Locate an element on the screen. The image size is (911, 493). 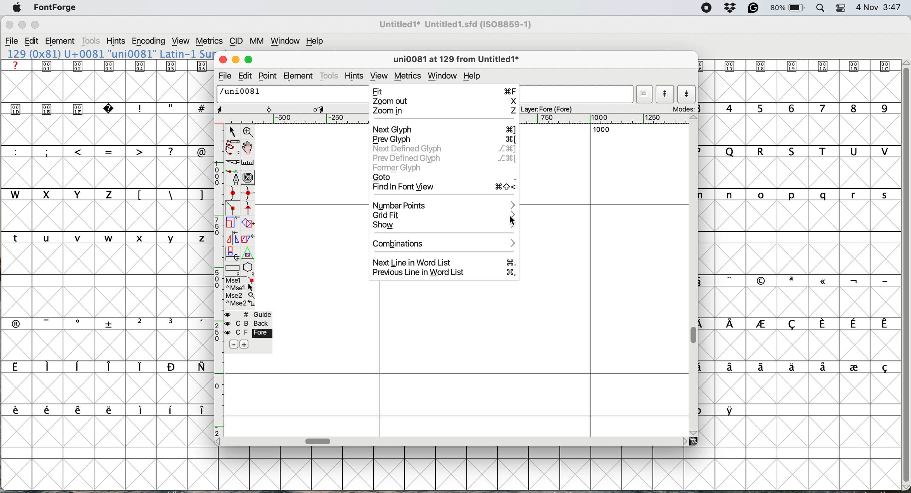
metrics is located at coordinates (408, 76).